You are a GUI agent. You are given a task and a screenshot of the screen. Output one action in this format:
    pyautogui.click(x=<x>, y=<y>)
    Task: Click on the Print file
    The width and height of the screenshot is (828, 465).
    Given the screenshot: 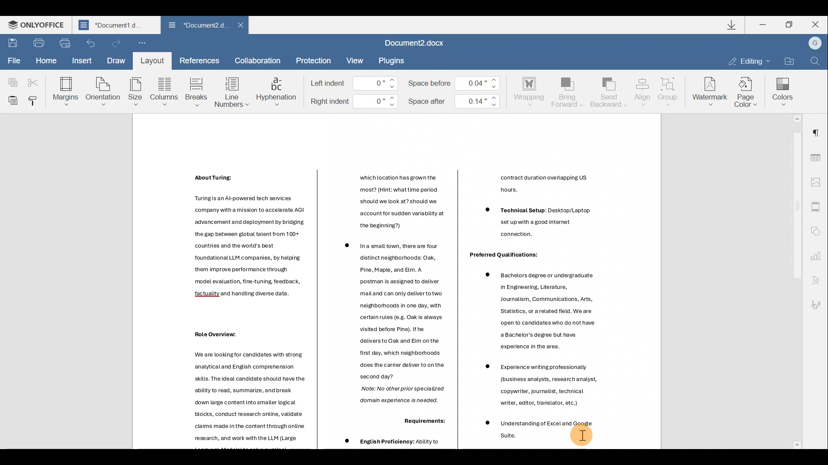 What is the action you would take?
    pyautogui.click(x=38, y=43)
    